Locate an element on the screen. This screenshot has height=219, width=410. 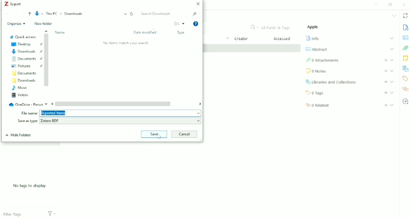
Vertical scrollbar is located at coordinates (47, 60).